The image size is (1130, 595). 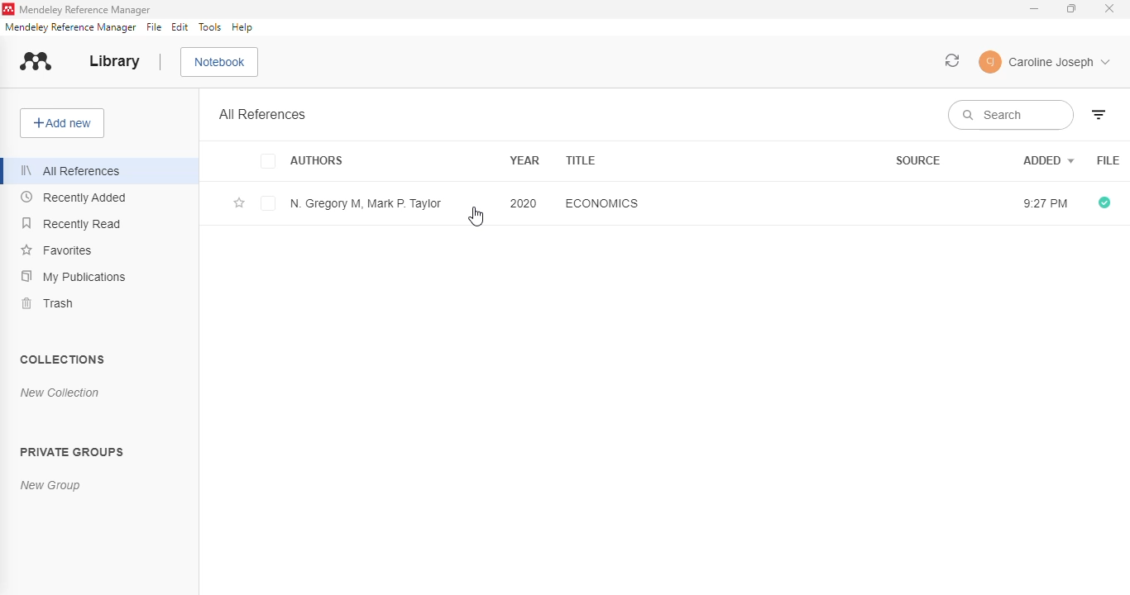 I want to click on favorites, so click(x=57, y=250).